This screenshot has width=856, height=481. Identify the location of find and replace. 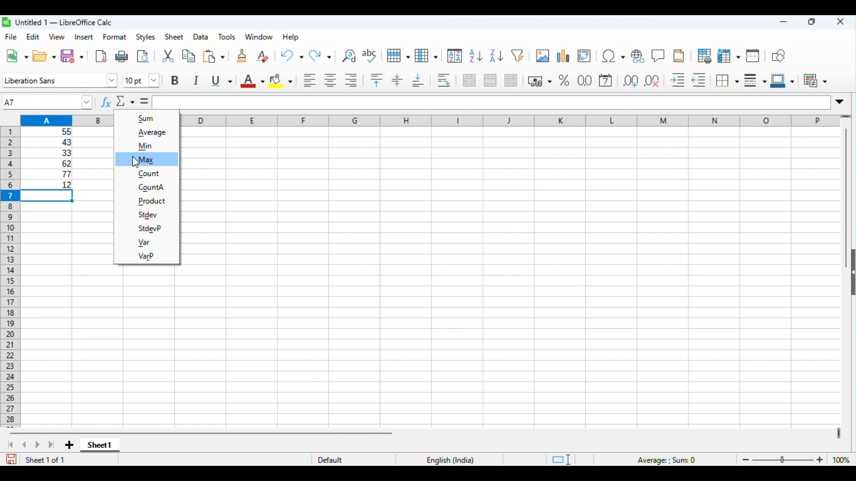
(348, 55).